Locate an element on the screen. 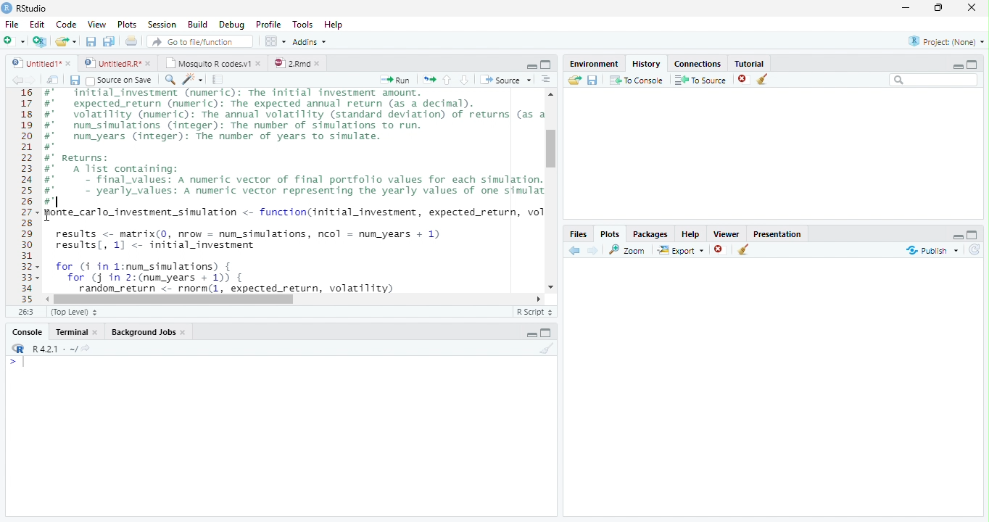 The width and height of the screenshot is (989, 522). Load history from an existing file is located at coordinates (574, 80).